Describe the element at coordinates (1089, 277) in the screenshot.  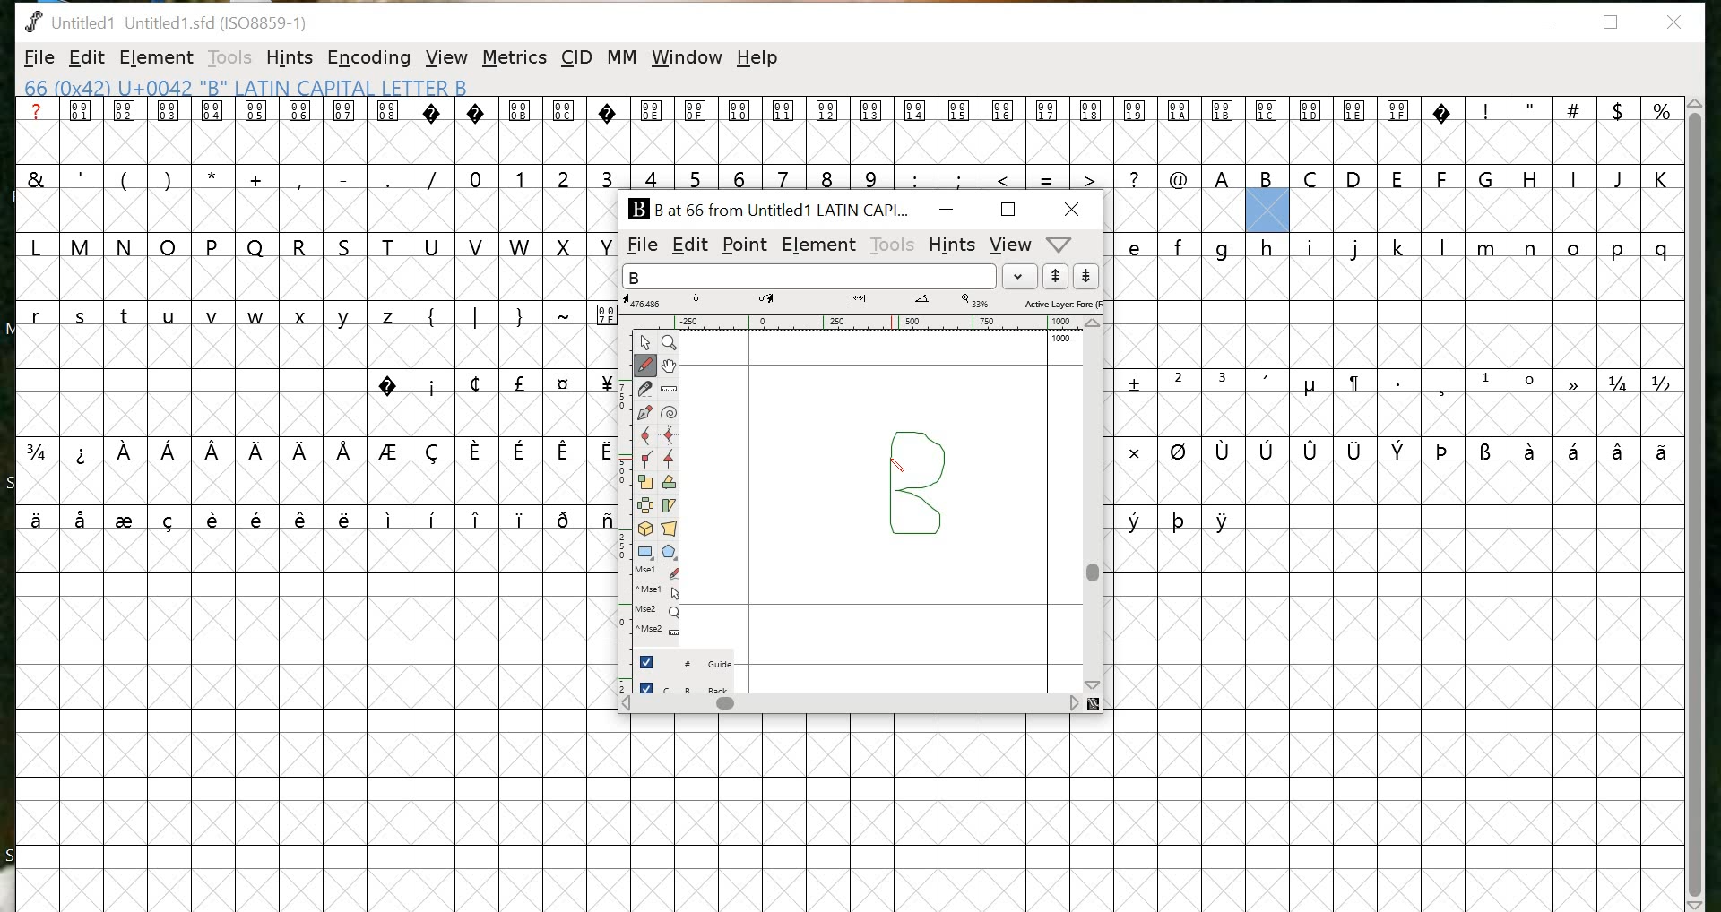
I see `down` at that location.